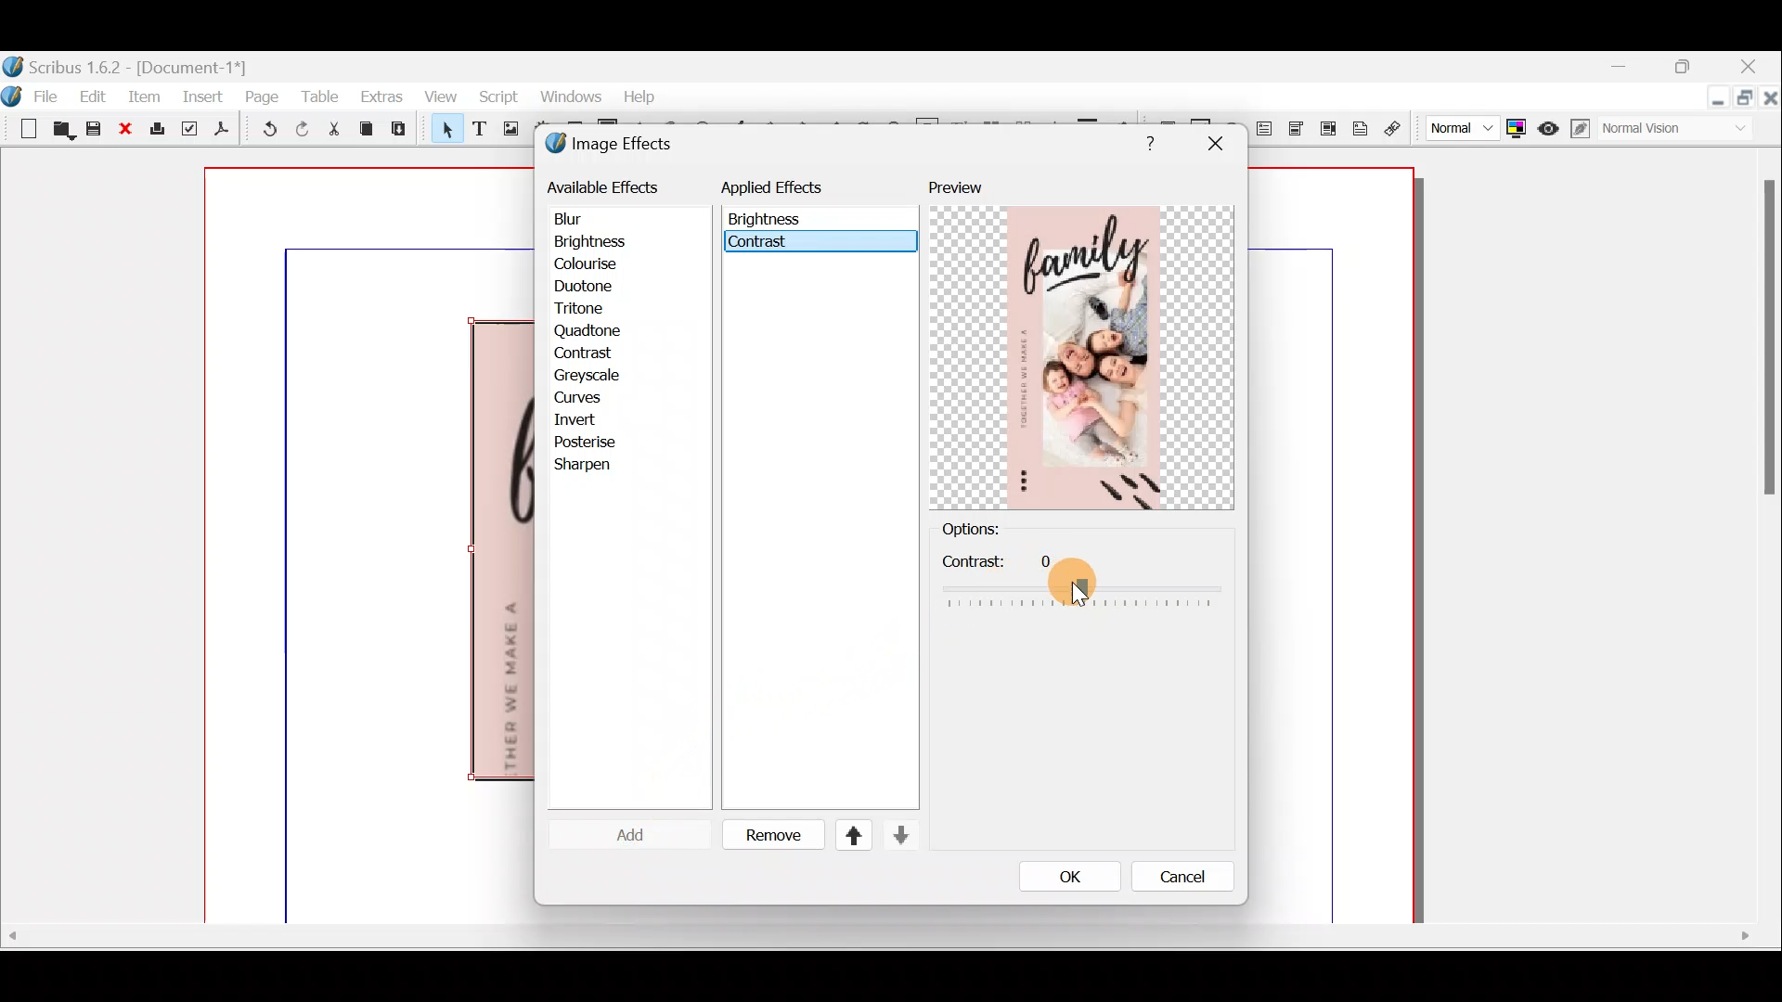  I want to click on Open, so click(60, 132).